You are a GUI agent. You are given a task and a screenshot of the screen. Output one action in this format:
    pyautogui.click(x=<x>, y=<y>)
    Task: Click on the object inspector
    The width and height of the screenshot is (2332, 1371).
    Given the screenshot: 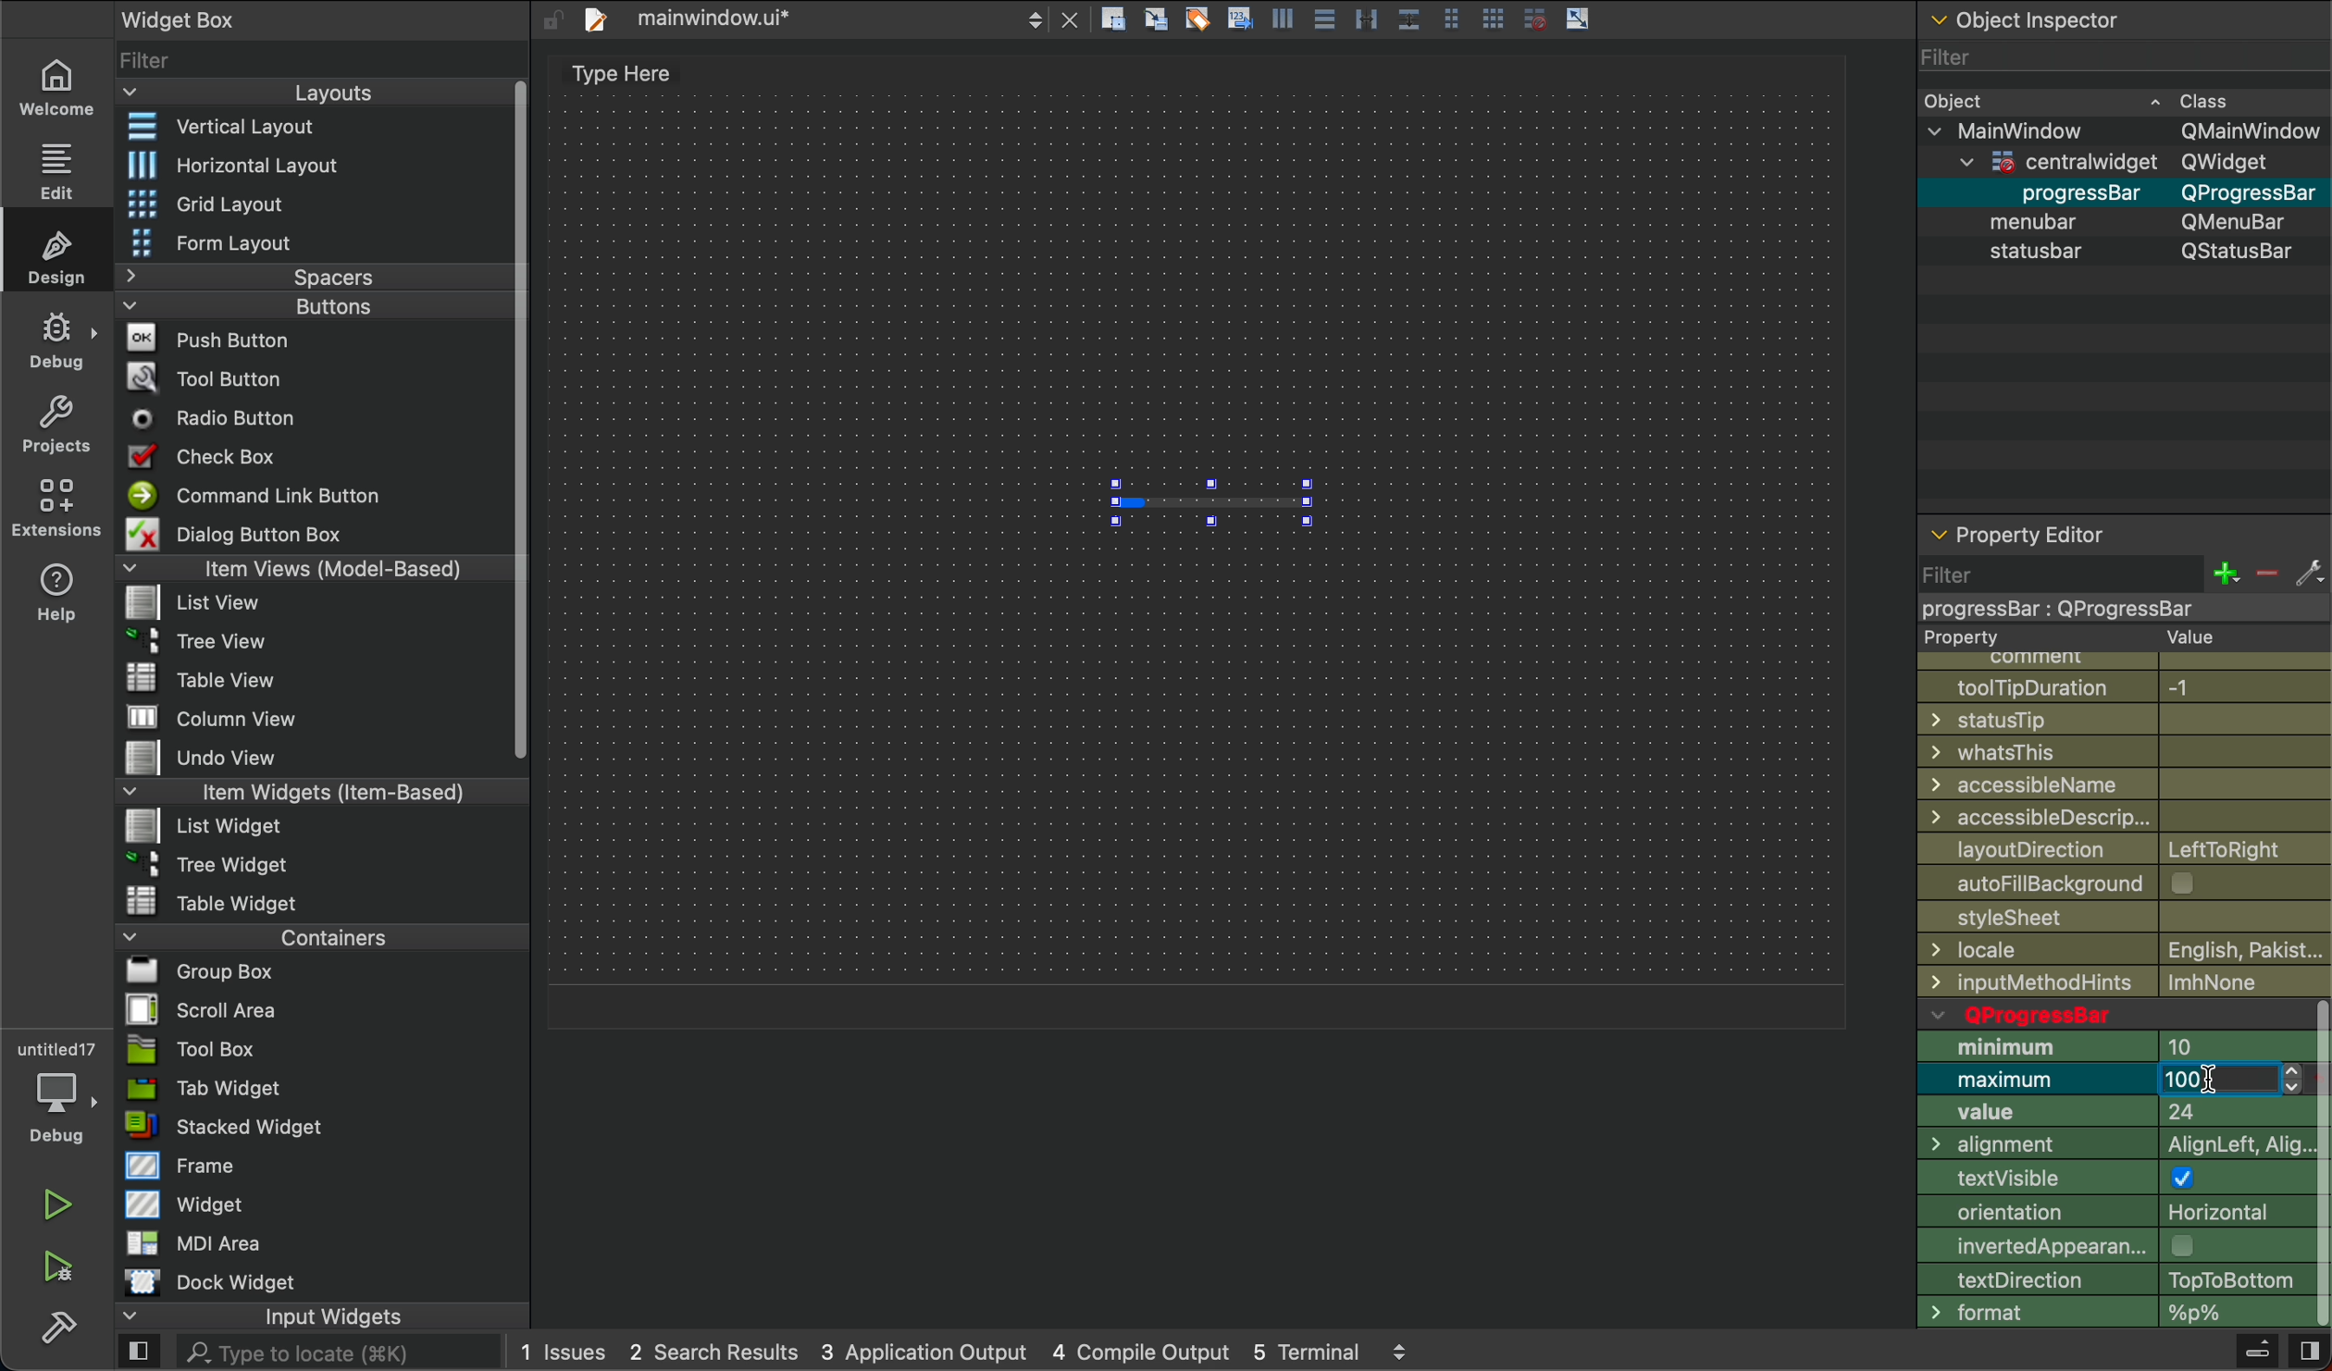 What is the action you would take?
    pyautogui.click(x=2121, y=19)
    